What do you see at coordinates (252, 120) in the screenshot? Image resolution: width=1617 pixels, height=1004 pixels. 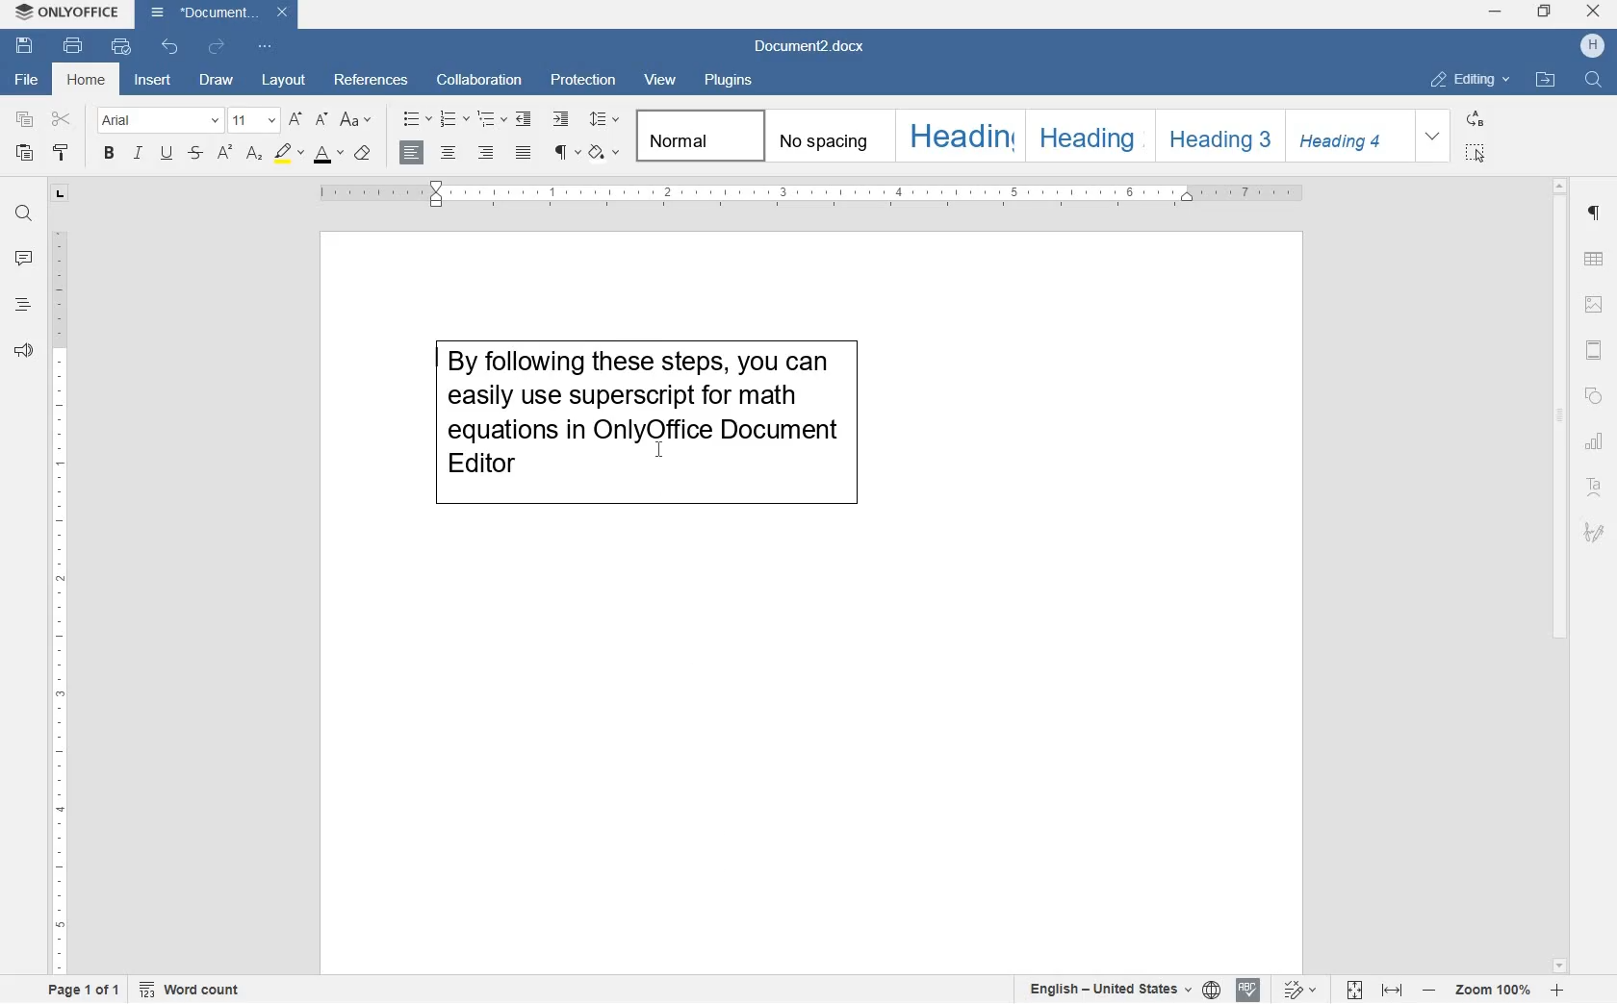 I see `font size` at bounding box center [252, 120].